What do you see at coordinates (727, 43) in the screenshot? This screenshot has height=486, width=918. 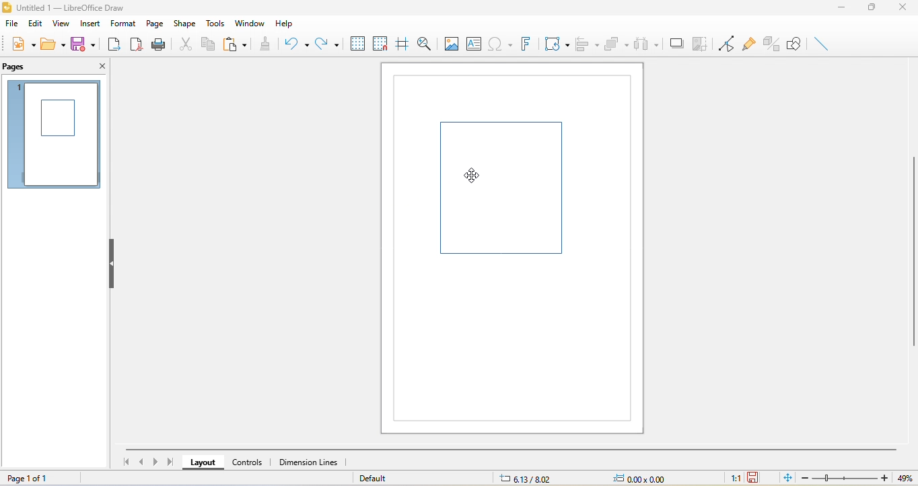 I see `toggle point edit mode` at bounding box center [727, 43].